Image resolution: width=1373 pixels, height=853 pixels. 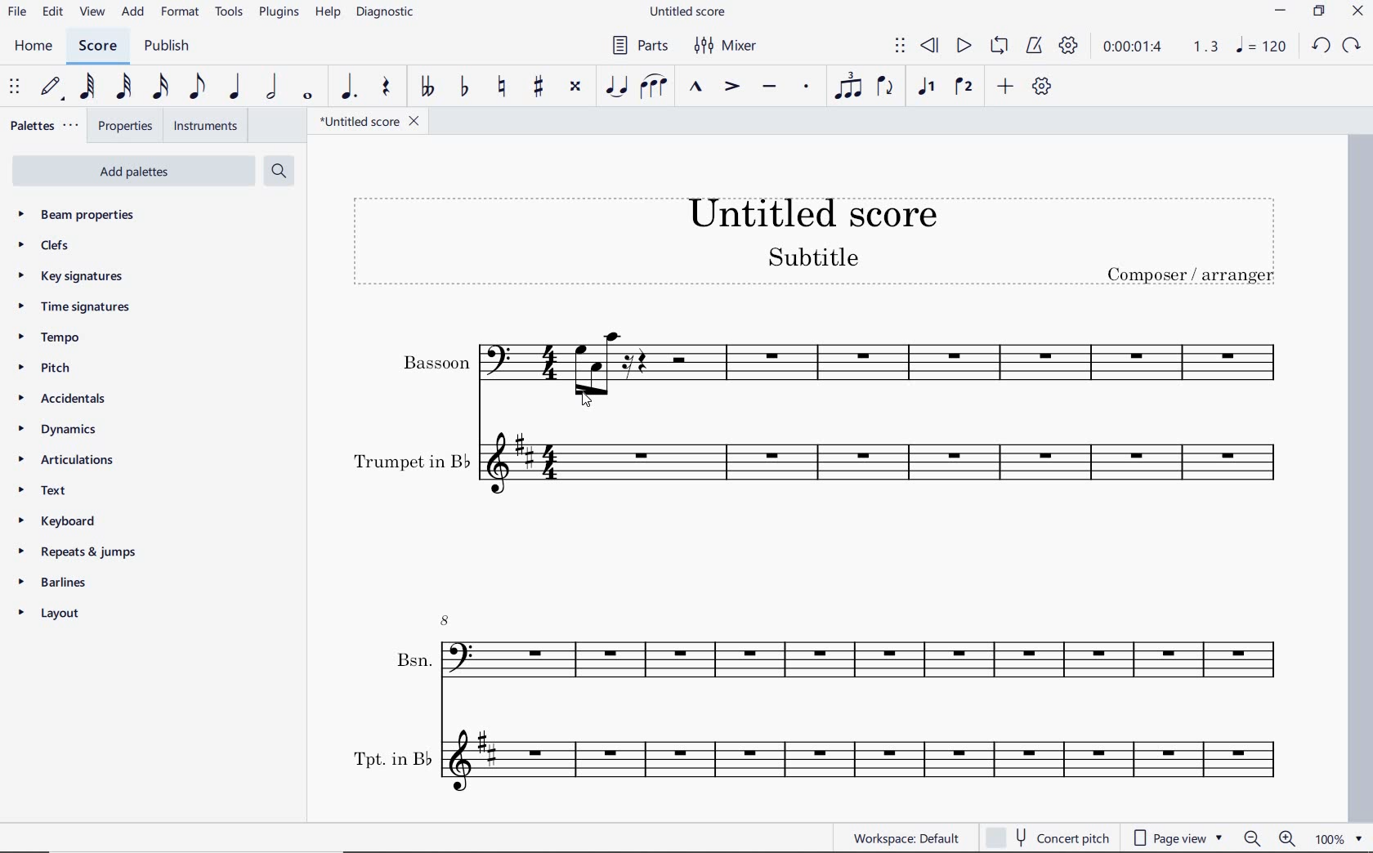 What do you see at coordinates (727, 47) in the screenshot?
I see `mixer` at bounding box center [727, 47].